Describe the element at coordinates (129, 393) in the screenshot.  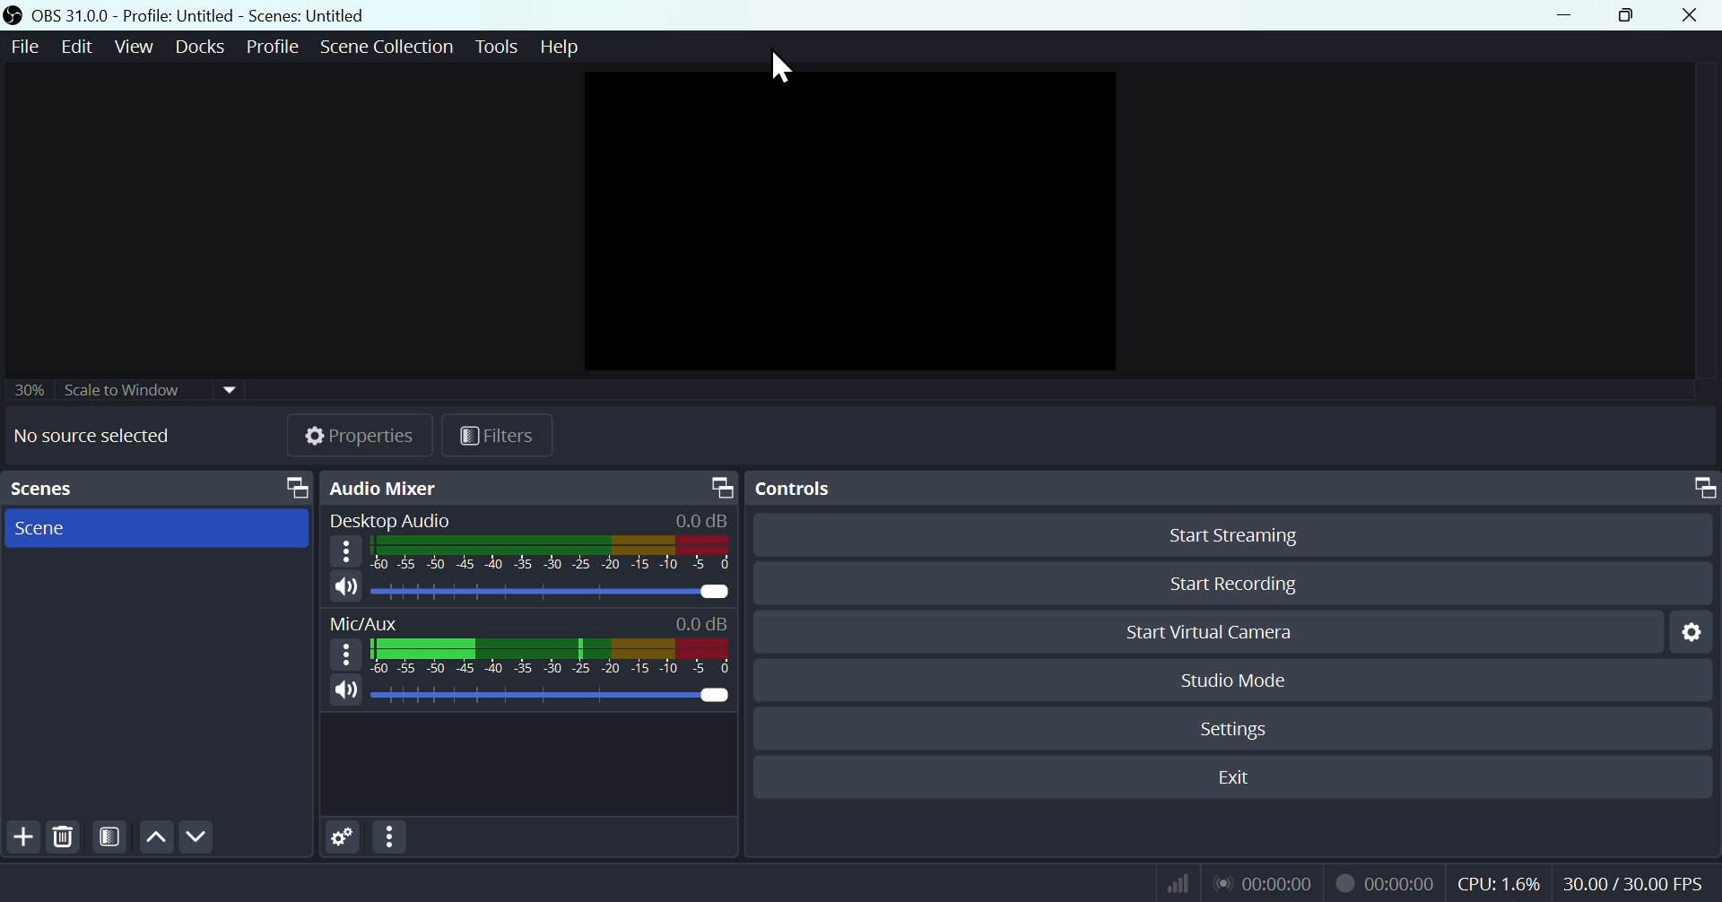
I see `30% Scale to window` at that location.